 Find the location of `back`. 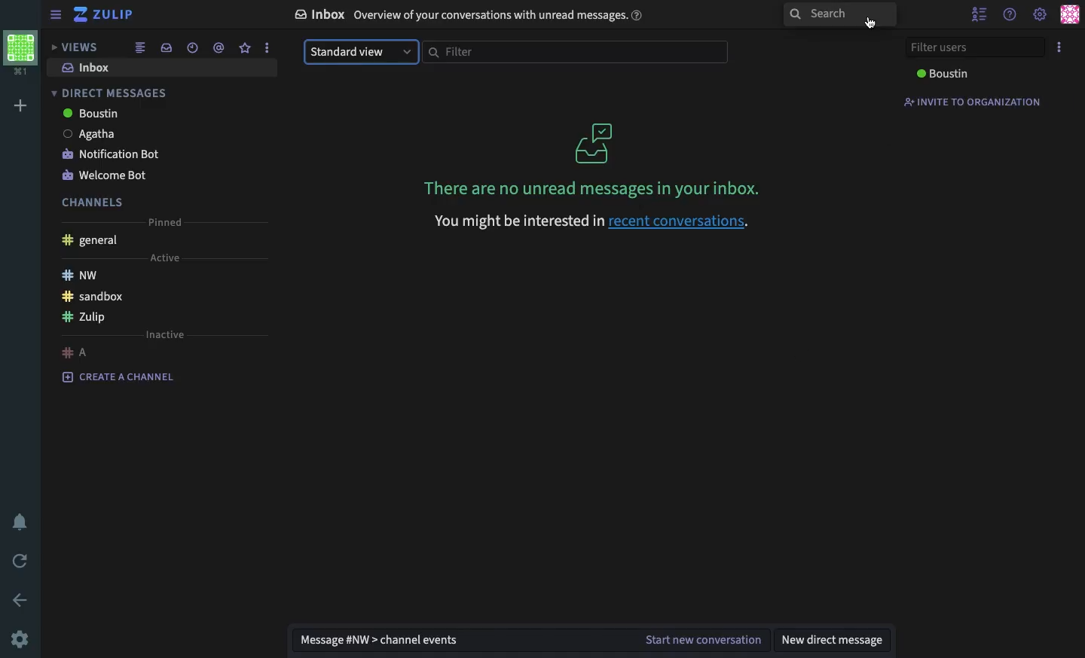

back is located at coordinates (22, 600).